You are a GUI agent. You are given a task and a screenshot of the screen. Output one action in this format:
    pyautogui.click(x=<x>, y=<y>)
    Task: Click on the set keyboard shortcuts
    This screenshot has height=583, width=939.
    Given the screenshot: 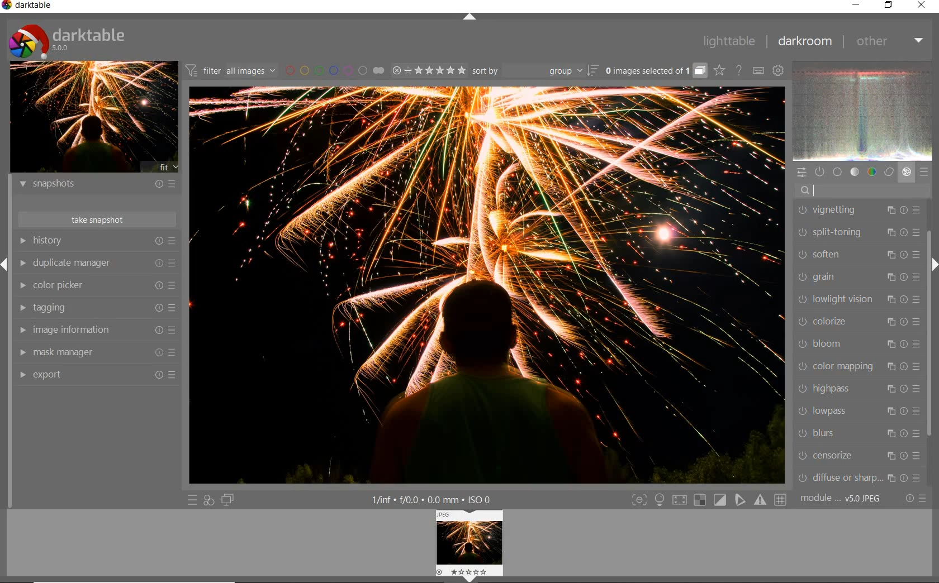 What is the action you would take?
    pyautogui.click(x=757, y=70)
    